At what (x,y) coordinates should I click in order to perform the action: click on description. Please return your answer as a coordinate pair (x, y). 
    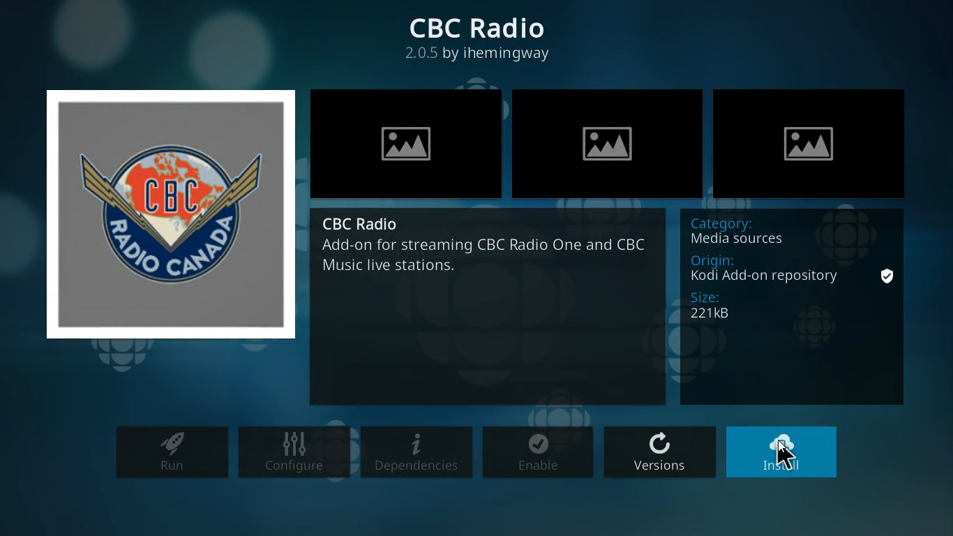
    Looking at the image, I should click on (487, 260).